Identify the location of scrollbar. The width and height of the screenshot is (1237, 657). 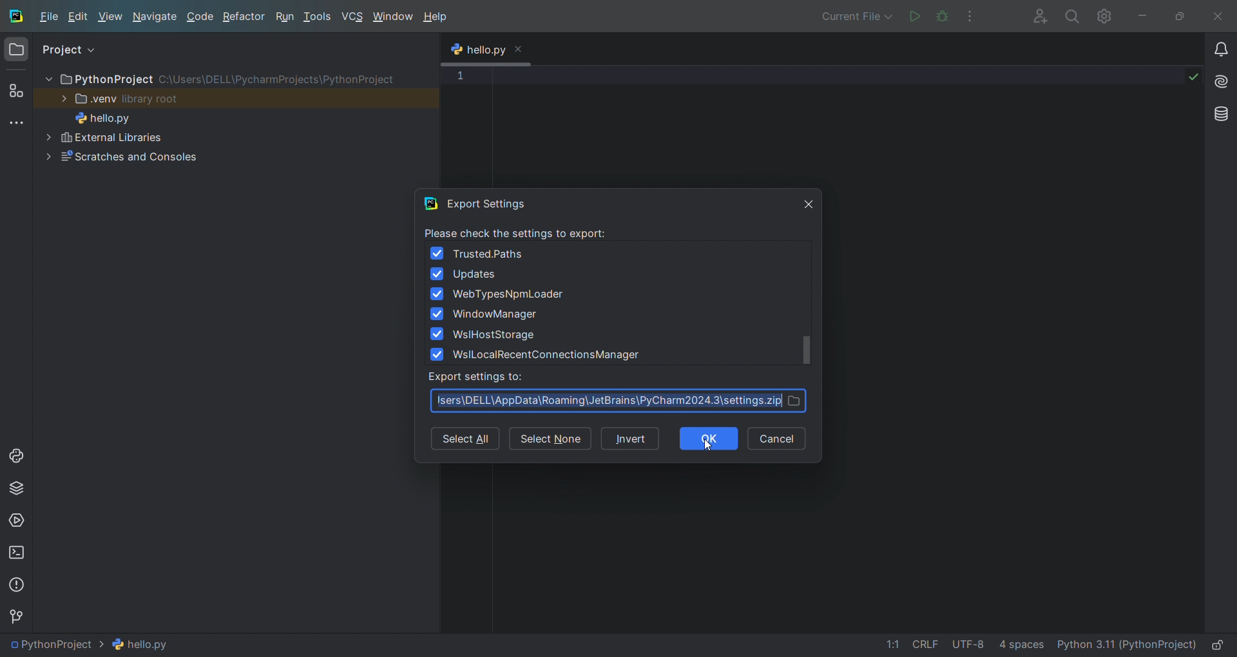
(807, 349).